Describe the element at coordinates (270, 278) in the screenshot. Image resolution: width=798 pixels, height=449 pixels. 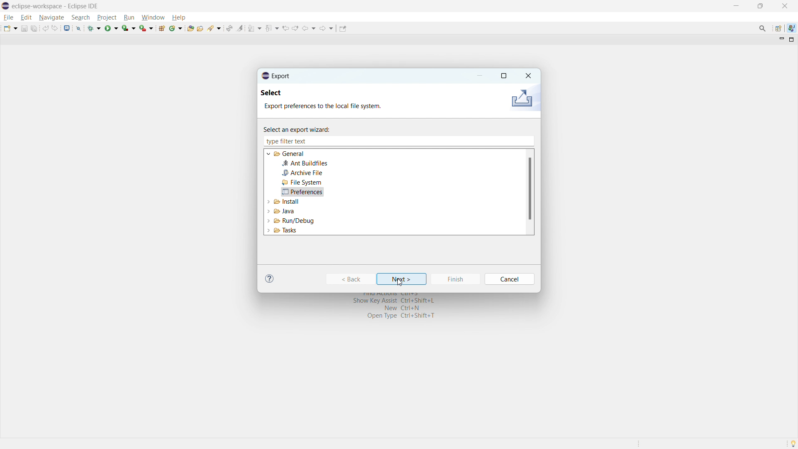
I see `help` at that location.